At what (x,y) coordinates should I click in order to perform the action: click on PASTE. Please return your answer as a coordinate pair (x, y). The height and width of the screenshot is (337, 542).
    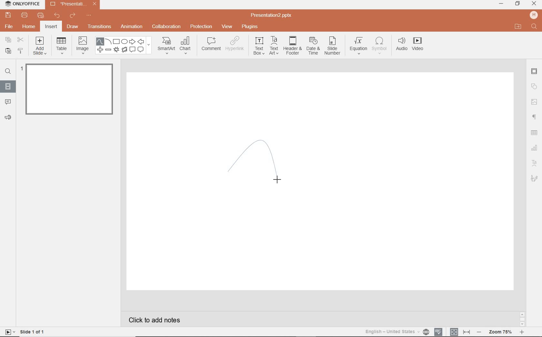
    Looking at the image, I should click on (7, 51).